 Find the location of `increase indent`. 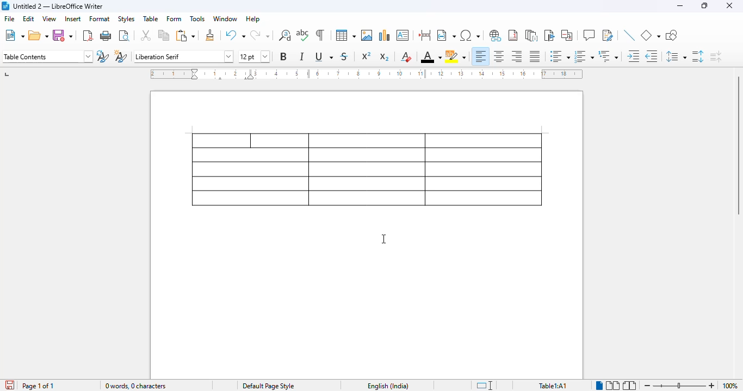

increase indent is located at coordinates (634, 56).